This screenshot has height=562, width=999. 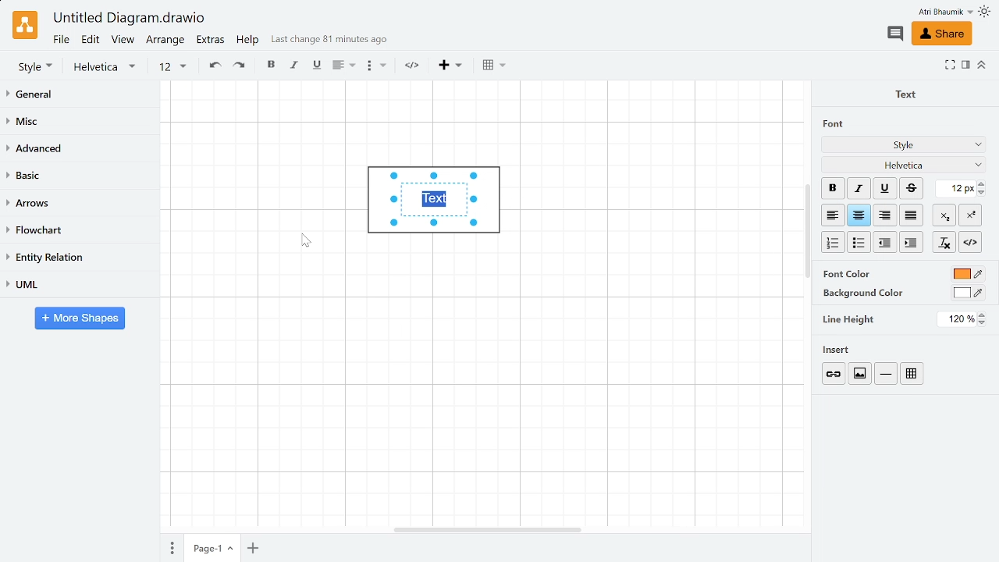 I want to click on Strikethrough, so click(x=912, y=188).